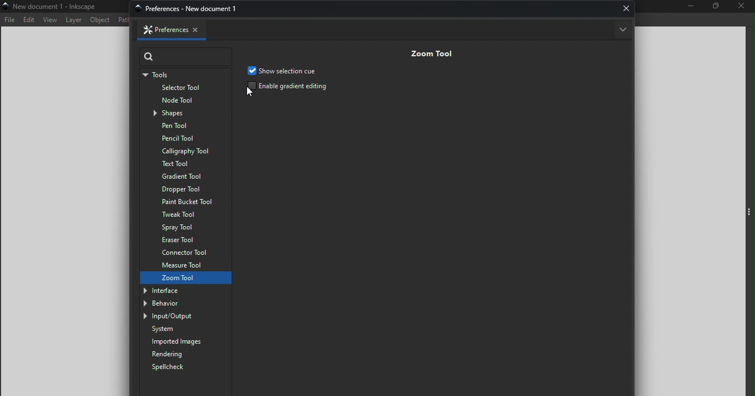  I want to click on app icon, so click(6, 6).